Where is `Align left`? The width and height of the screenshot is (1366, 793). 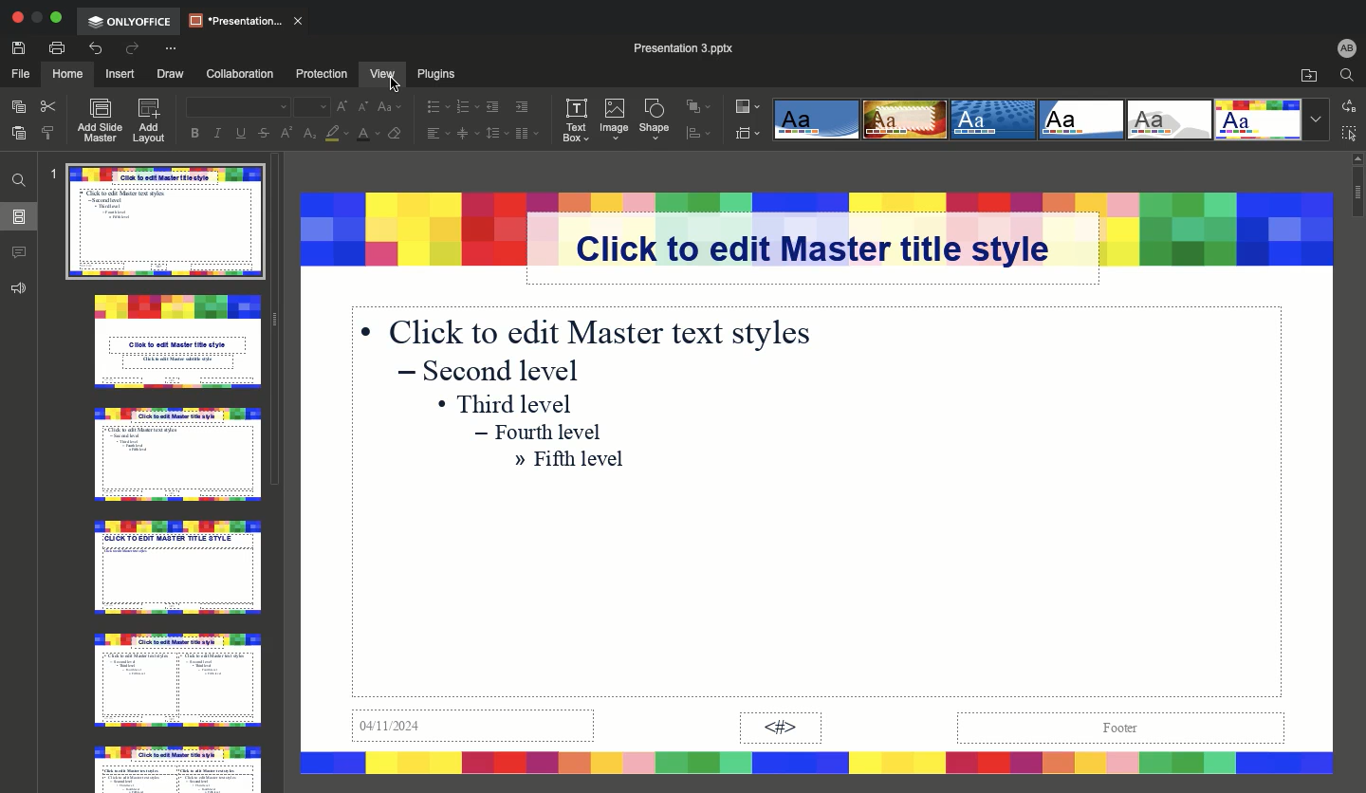
Align left is located at coordinates (436, 134).